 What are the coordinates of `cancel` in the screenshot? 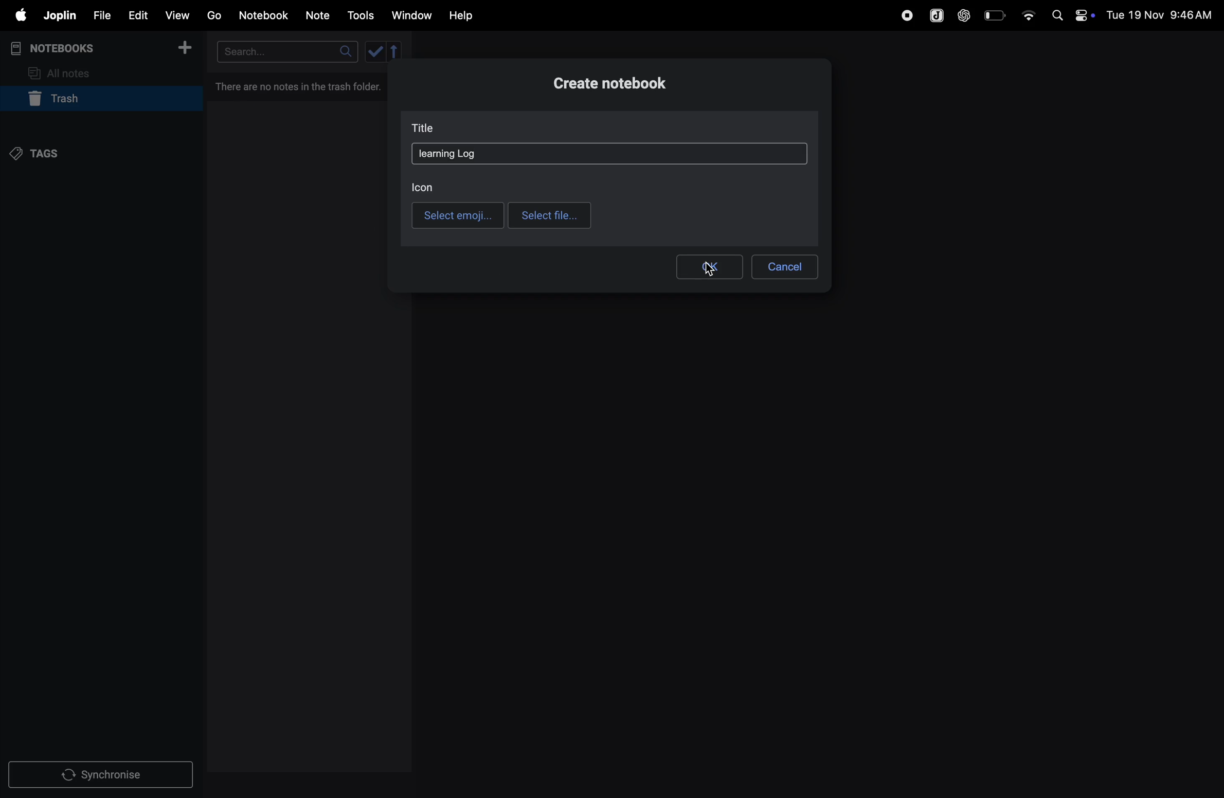 It's located at (784, 264).